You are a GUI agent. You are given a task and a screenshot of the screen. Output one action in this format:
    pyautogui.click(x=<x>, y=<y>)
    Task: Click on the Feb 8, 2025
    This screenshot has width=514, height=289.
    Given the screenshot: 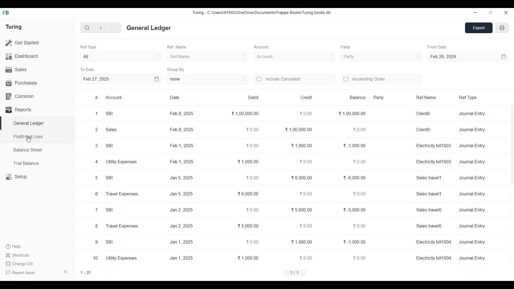 What is the action you would take?
    pyautogui.click(x=182, y=113)
    